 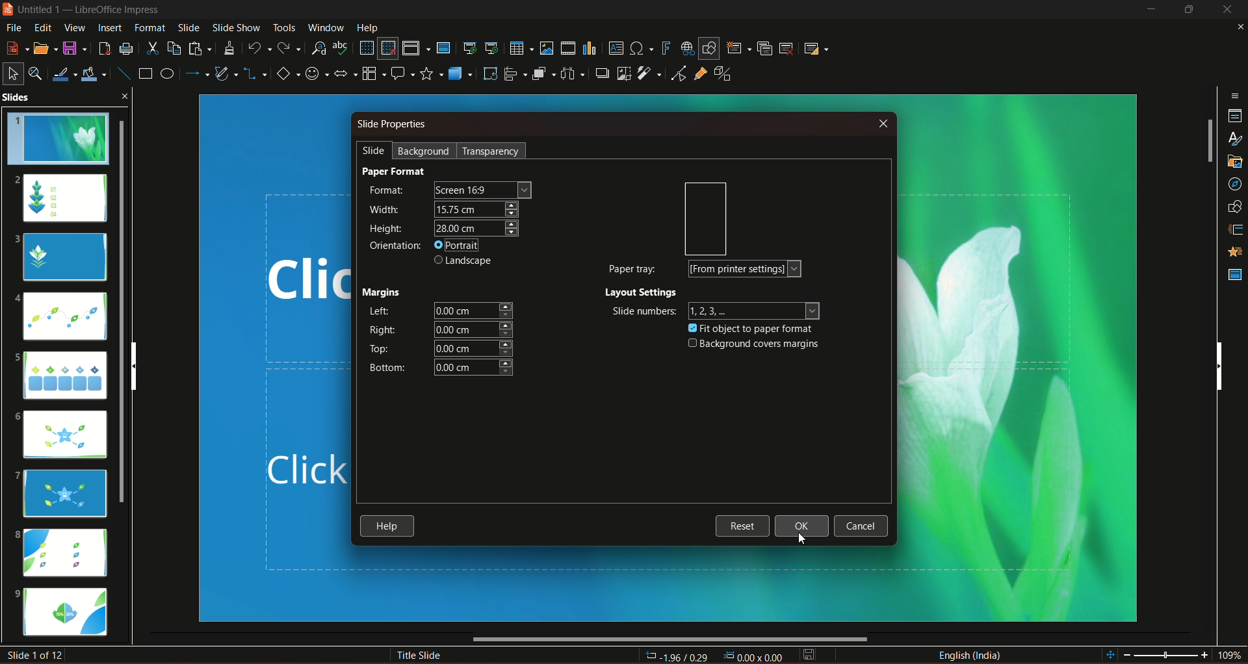 What do you see at coordinates (37, 73) in the screenshot?
I see `zoom and pan` at bounding box center [37, 73].